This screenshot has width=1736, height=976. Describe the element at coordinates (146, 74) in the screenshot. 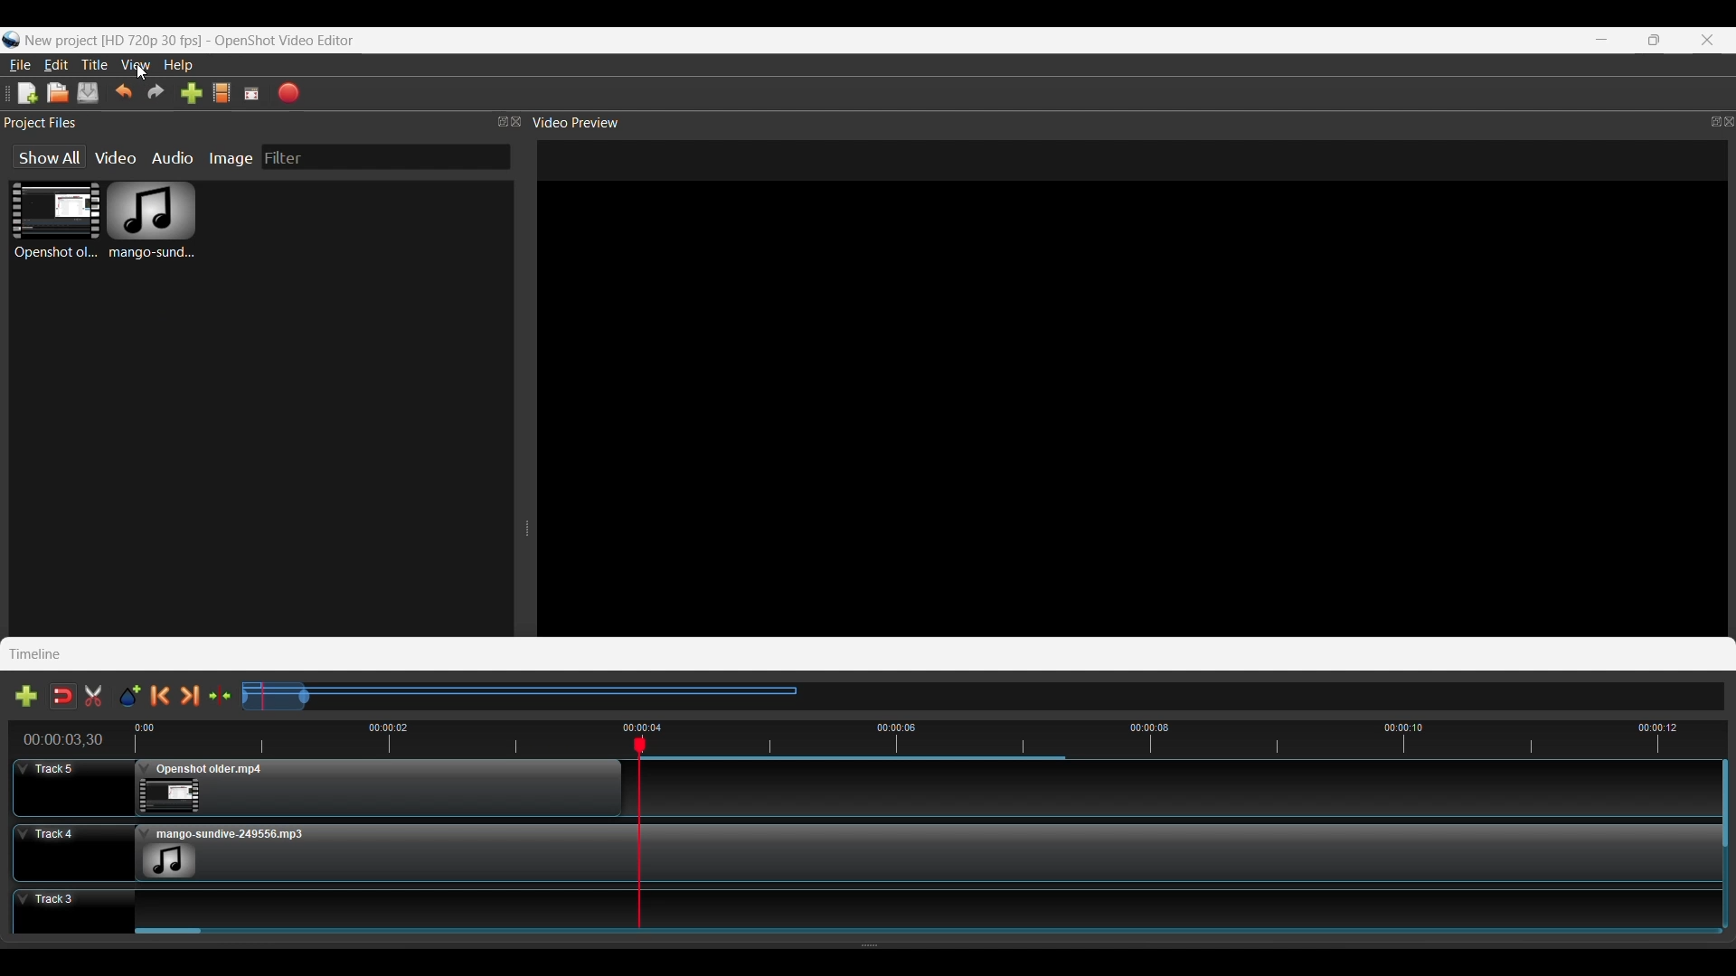

I see `Cursor` at that location.